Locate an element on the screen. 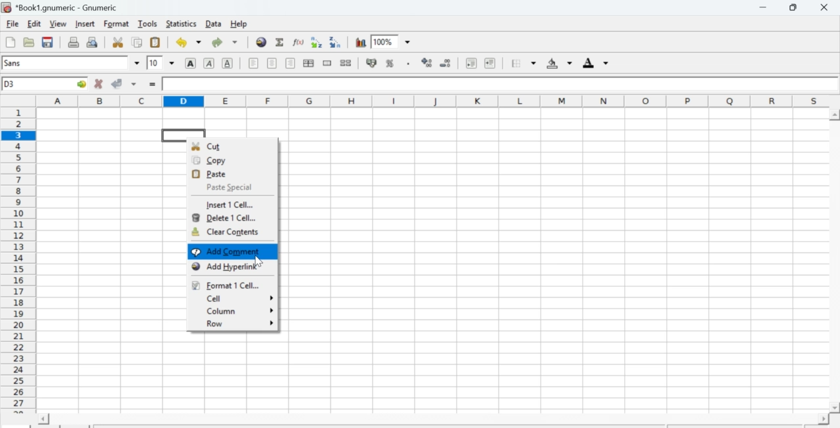  Font Size is located at coordinates (160, 62).